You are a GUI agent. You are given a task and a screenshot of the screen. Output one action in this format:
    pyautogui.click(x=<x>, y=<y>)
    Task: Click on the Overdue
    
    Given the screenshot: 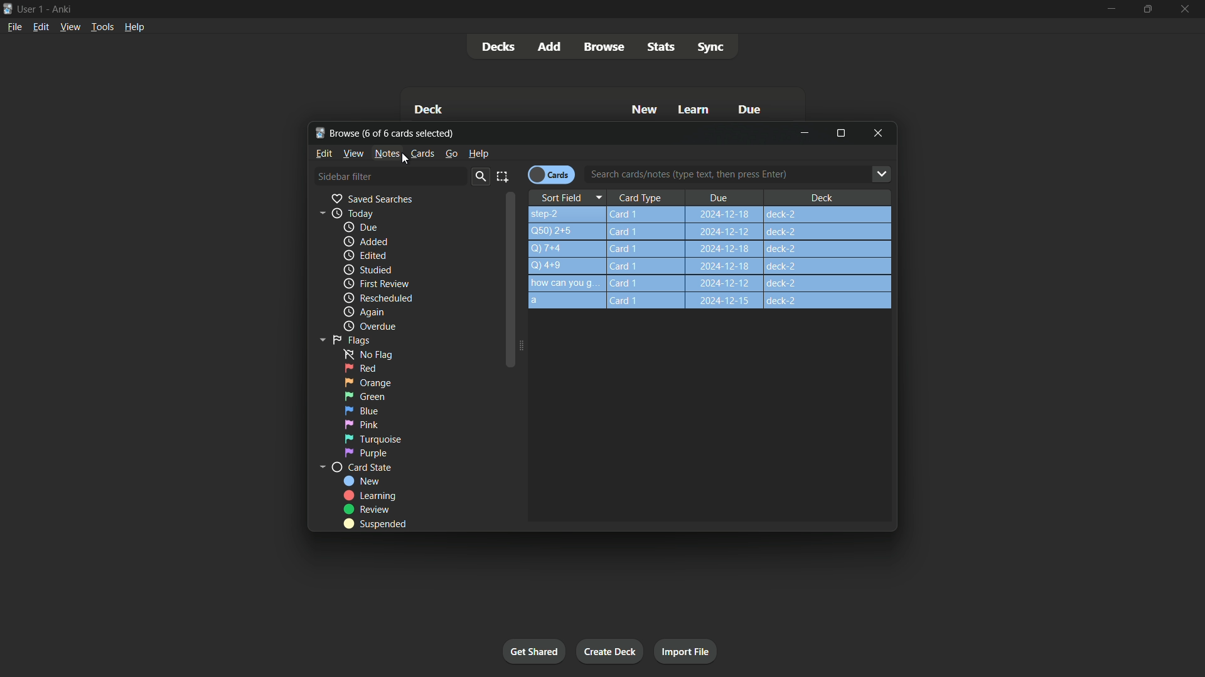 What is the action you would take?
    pyautogui.click(x=368, y=327)
    